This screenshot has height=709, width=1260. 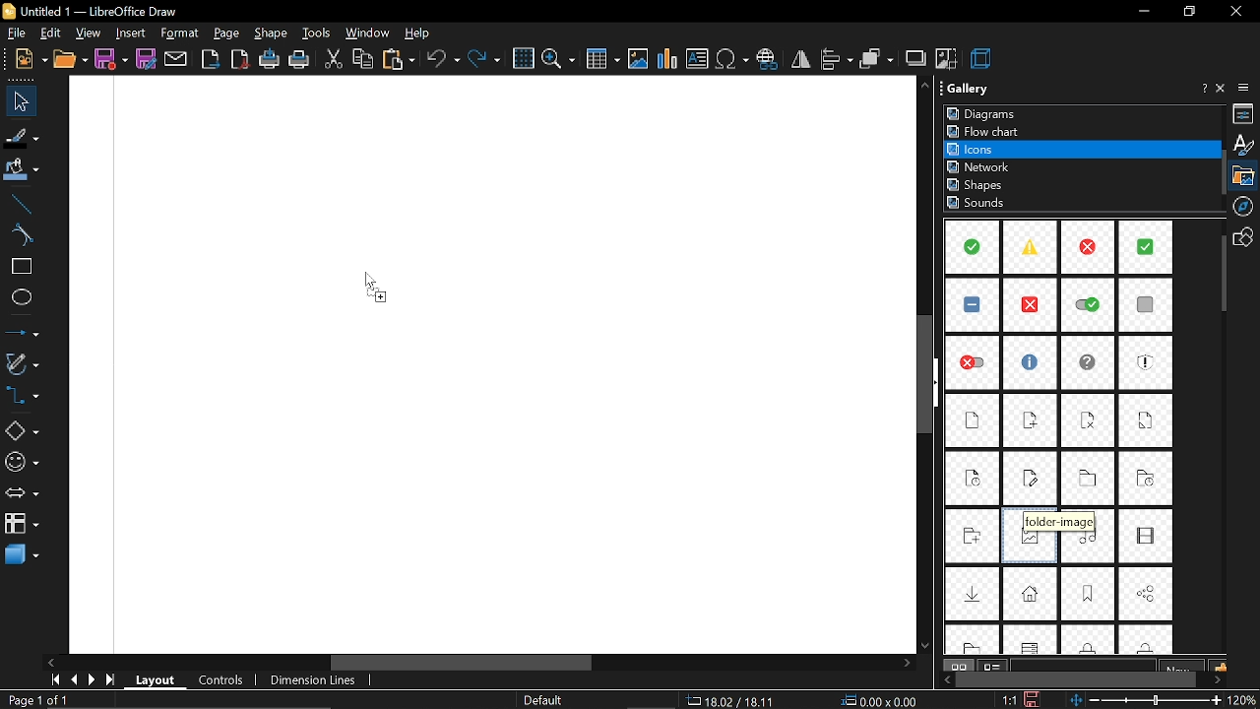 What do you see at coordinates (22, 464) in the screenshot?
I see `symbol shapes` at bounding box center [22, 464].